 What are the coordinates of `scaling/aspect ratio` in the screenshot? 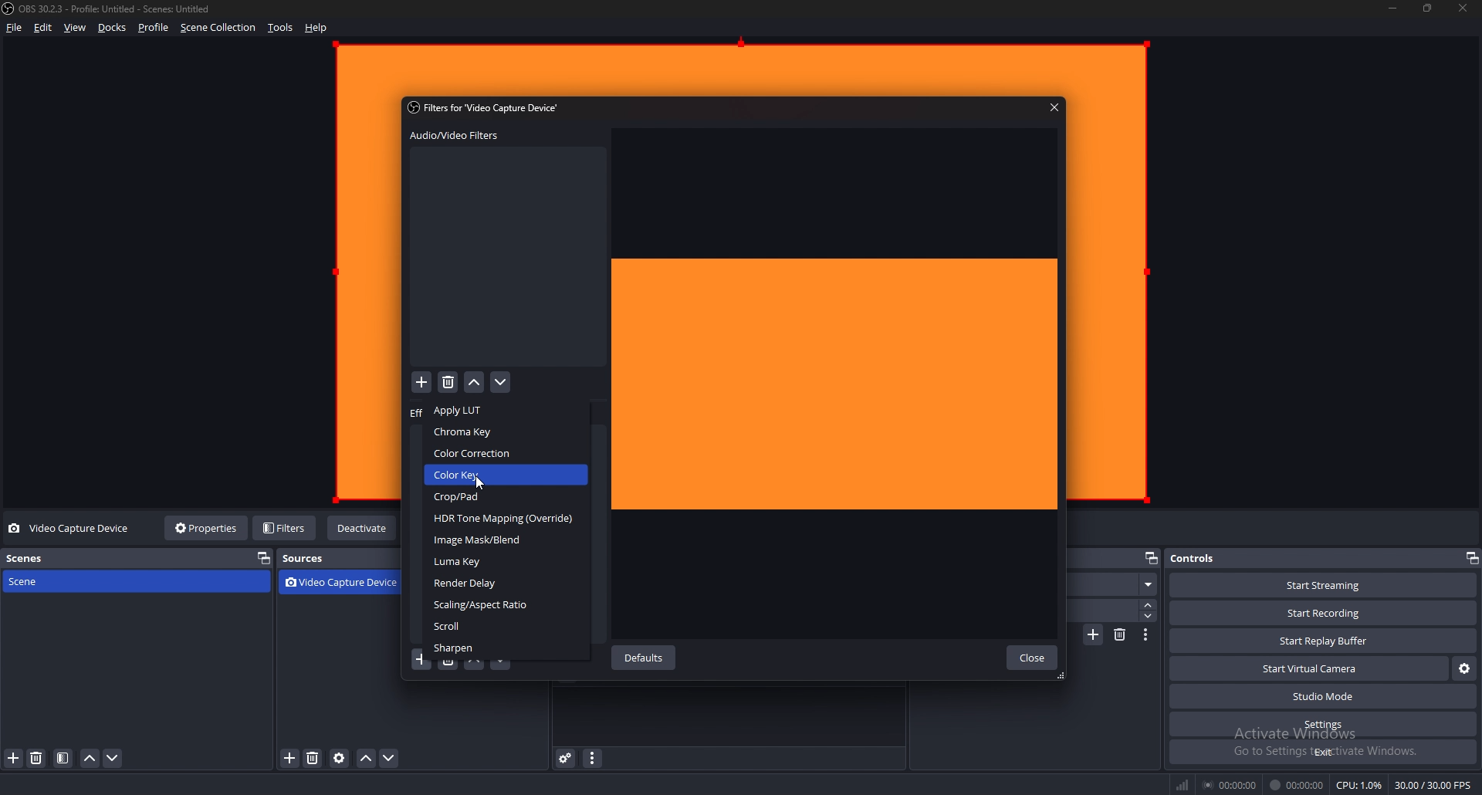 It's located at (506, 604).